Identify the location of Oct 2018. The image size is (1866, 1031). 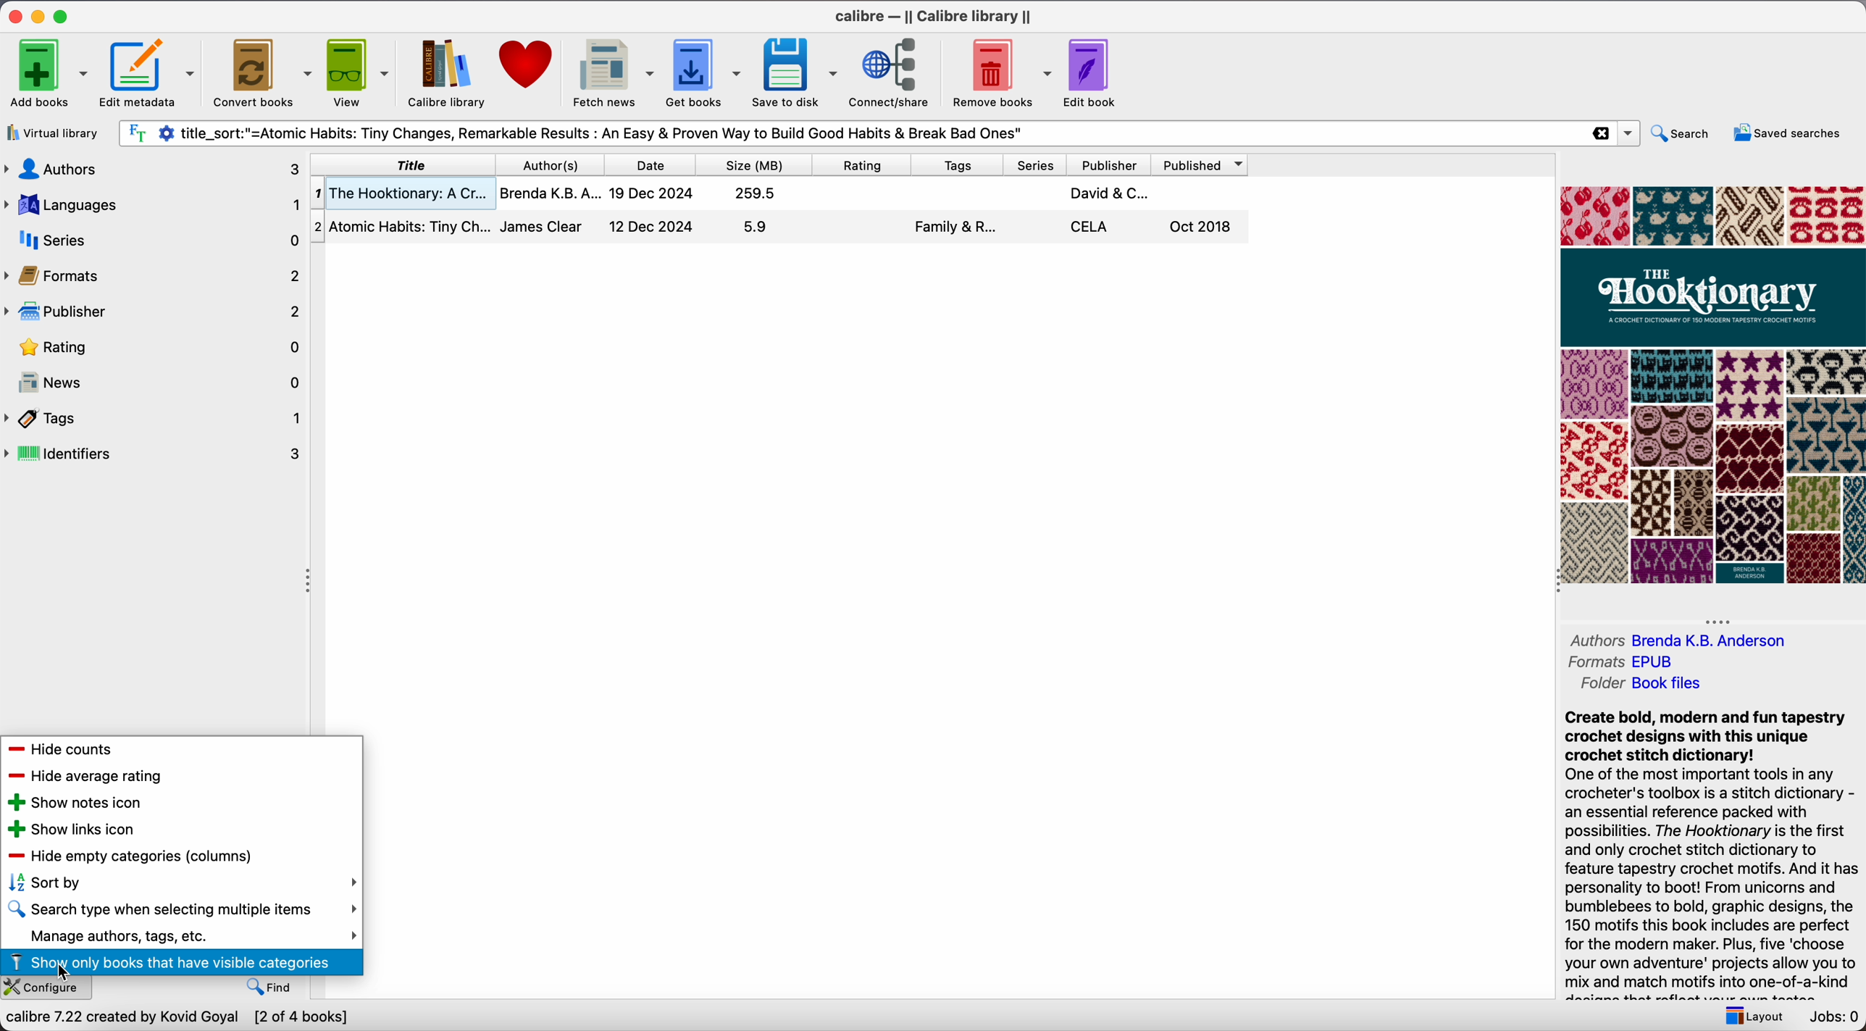
(1202, 228).